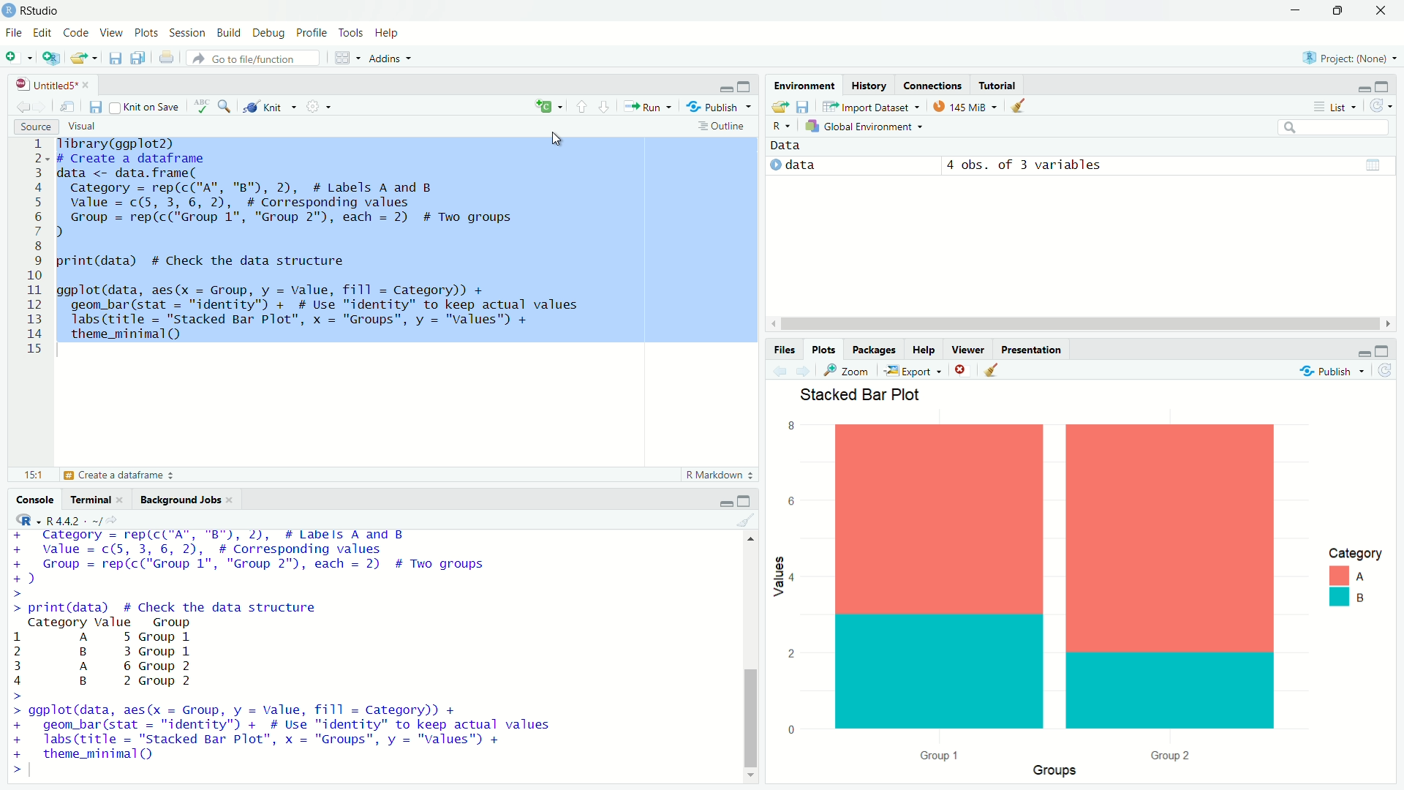 This screenshot has width=1404, height=790. What do you see at coordinates (967, 350) in the screenshot?
I see `Viewer` at bounding box center [967, 350].